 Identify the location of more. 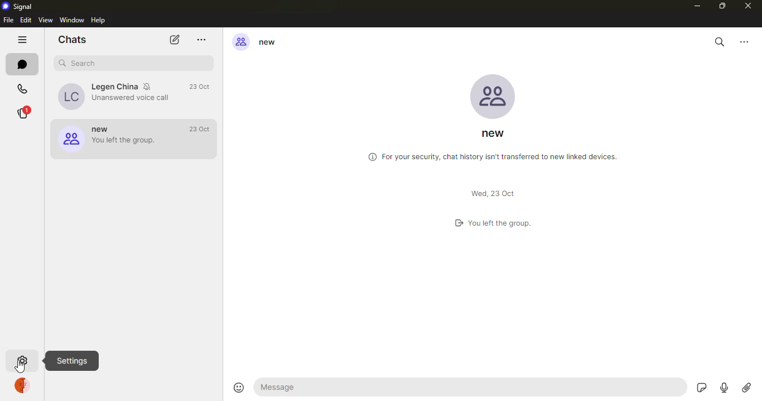
(745, 42).